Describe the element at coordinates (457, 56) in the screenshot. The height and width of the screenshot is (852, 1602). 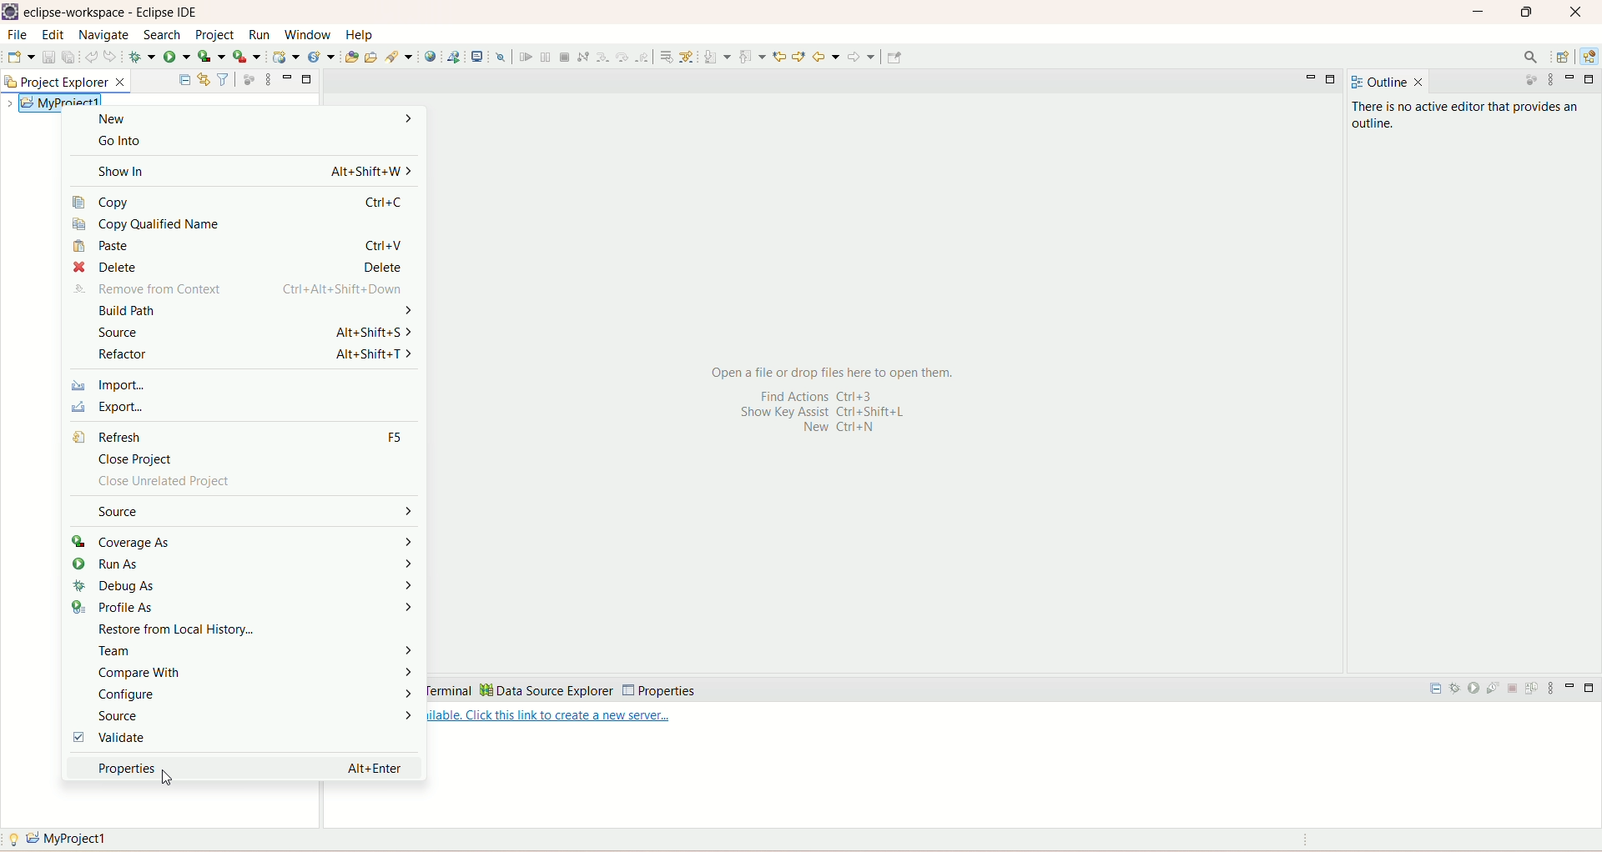
I see `launch a web service project` at that location.